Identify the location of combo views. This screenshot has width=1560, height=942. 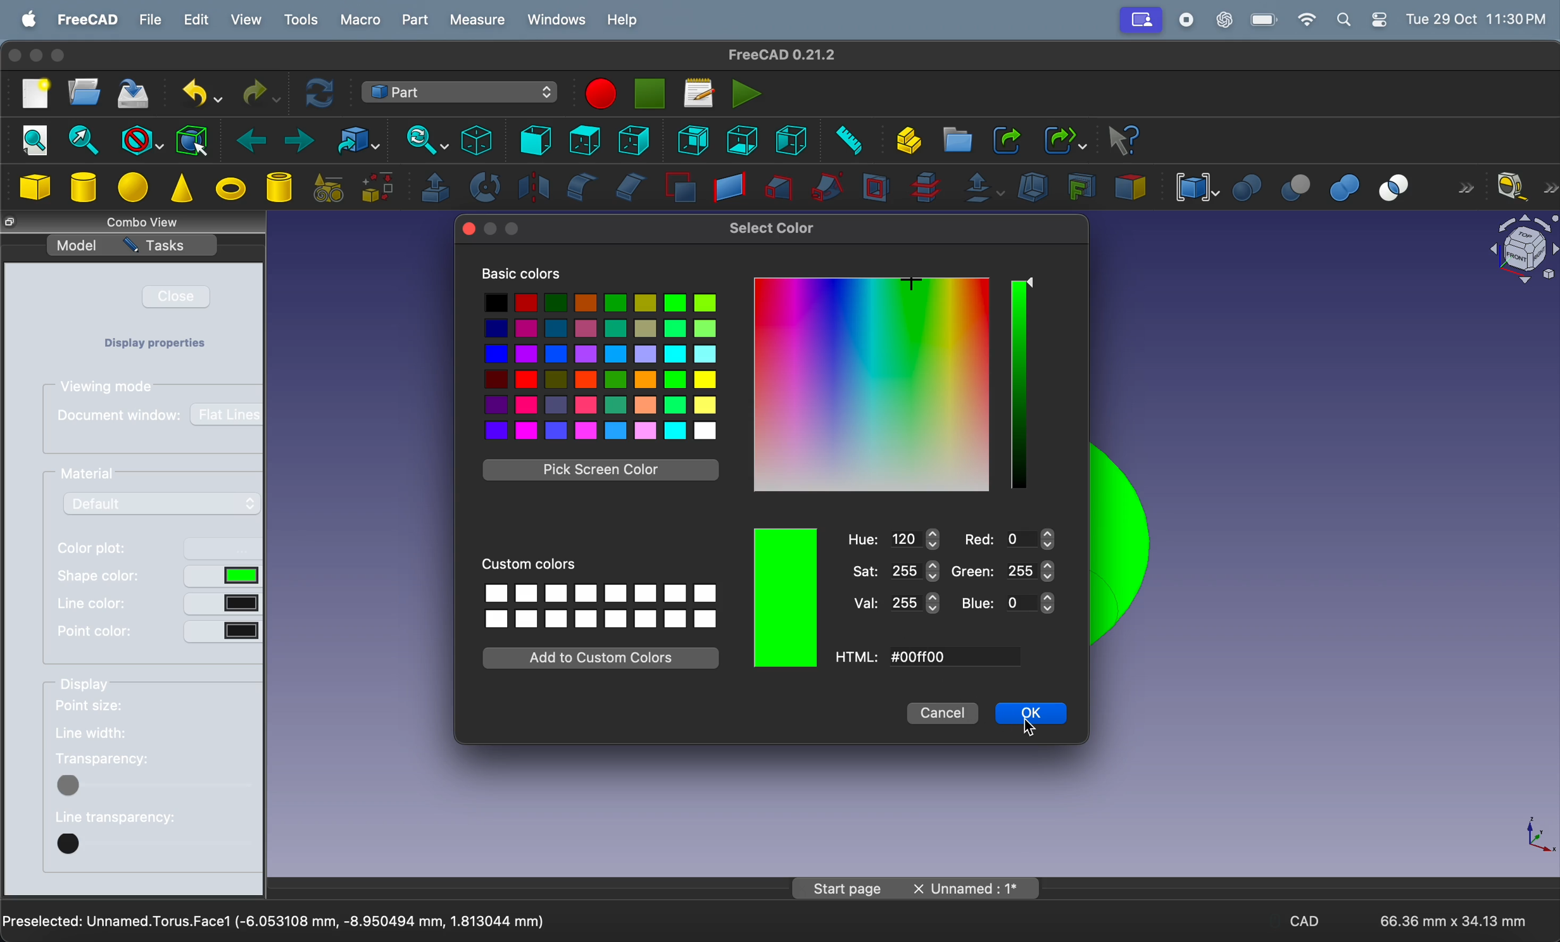
(160, 222).